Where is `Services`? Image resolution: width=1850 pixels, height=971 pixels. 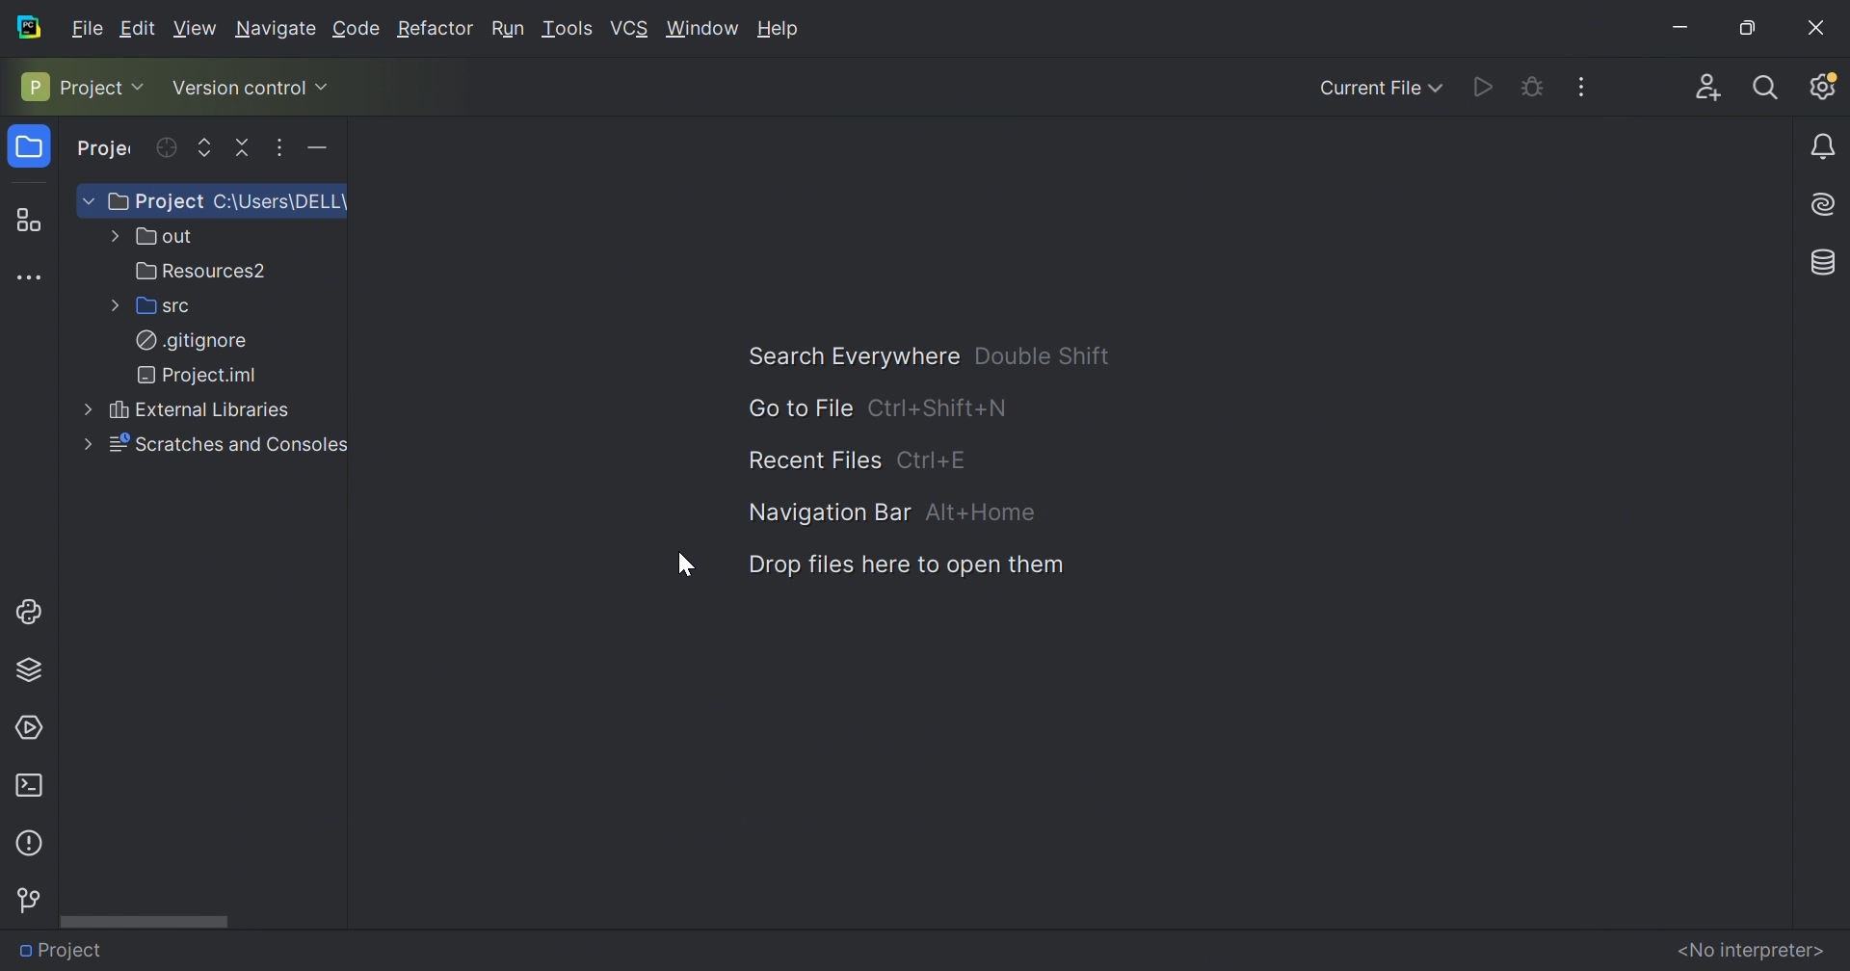 Services is located at coordinates (32, 725).